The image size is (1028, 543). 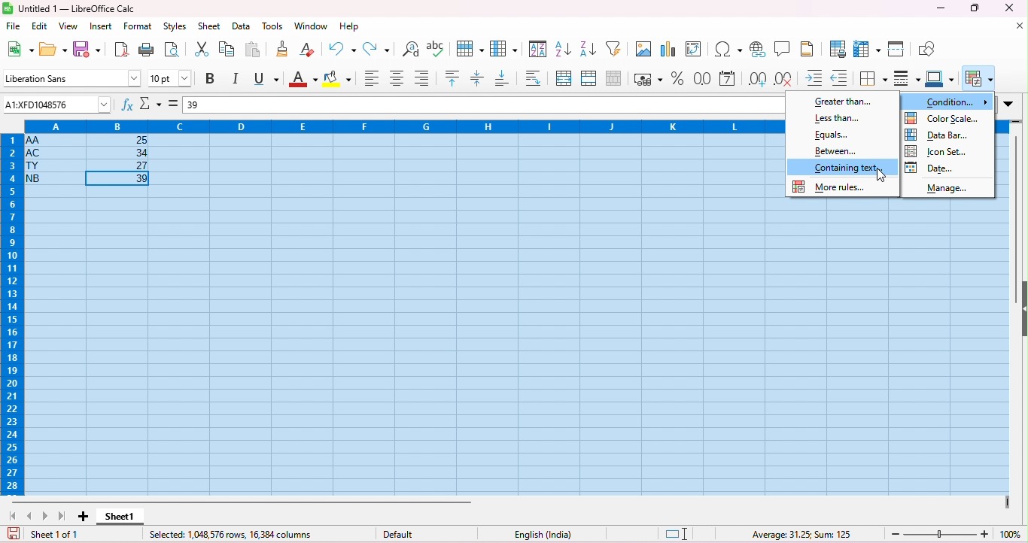 What do you see at coordinates (227, 49) in the screenshot?
I see `copy` at bounding box center [227, 49].